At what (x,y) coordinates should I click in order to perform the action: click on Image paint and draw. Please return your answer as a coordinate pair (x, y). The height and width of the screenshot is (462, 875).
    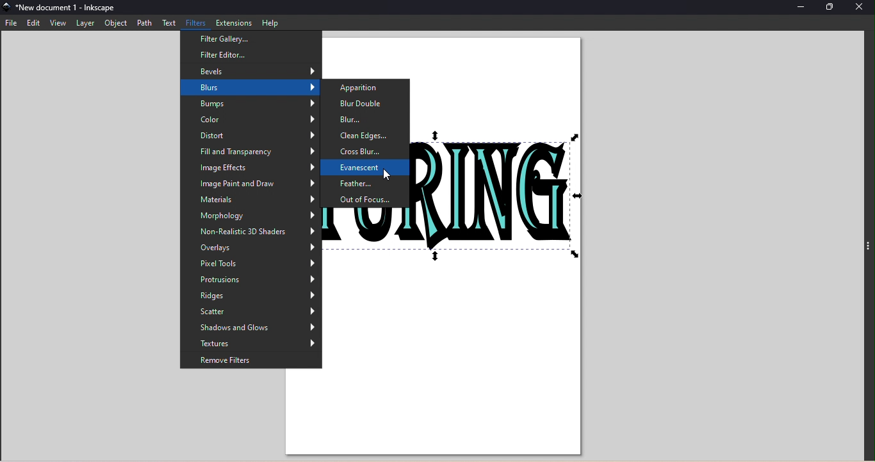
    Looking at the image, I should click on (250, 183).